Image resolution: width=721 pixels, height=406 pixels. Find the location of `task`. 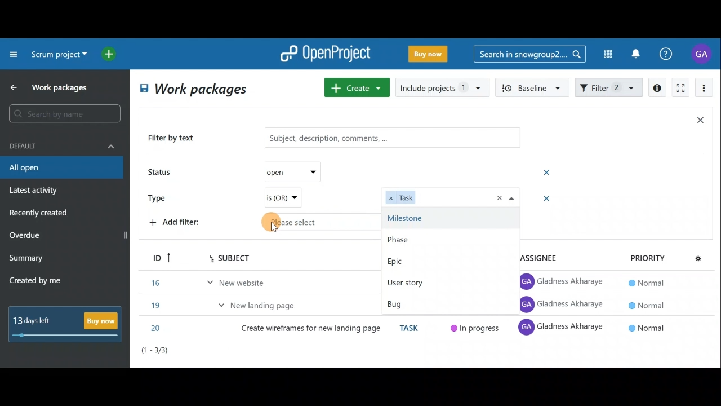

task is located at coordinates (413, 328).